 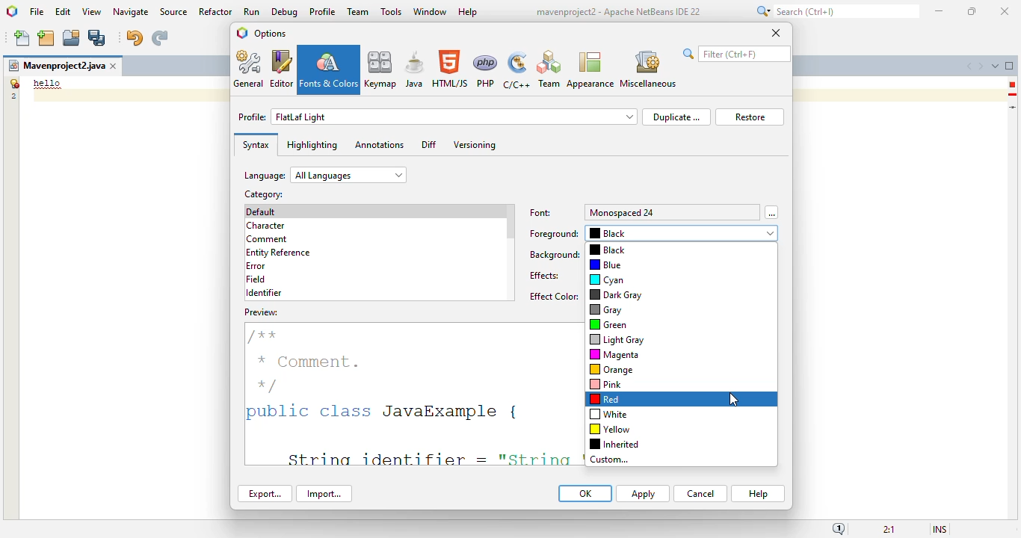 What do you see at coordinates (771, 212) in the screenshot?
I see `font chooser` at bounding box center [771, 212].